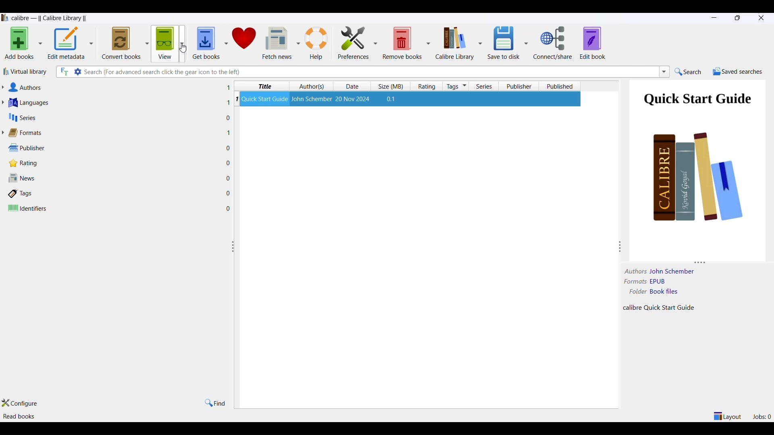 The height and width of the screenshot is (435, 774). What do you see at coordinates (739, 19) in the screenshot?
I see `maximize` at bounding box center [739, 19].